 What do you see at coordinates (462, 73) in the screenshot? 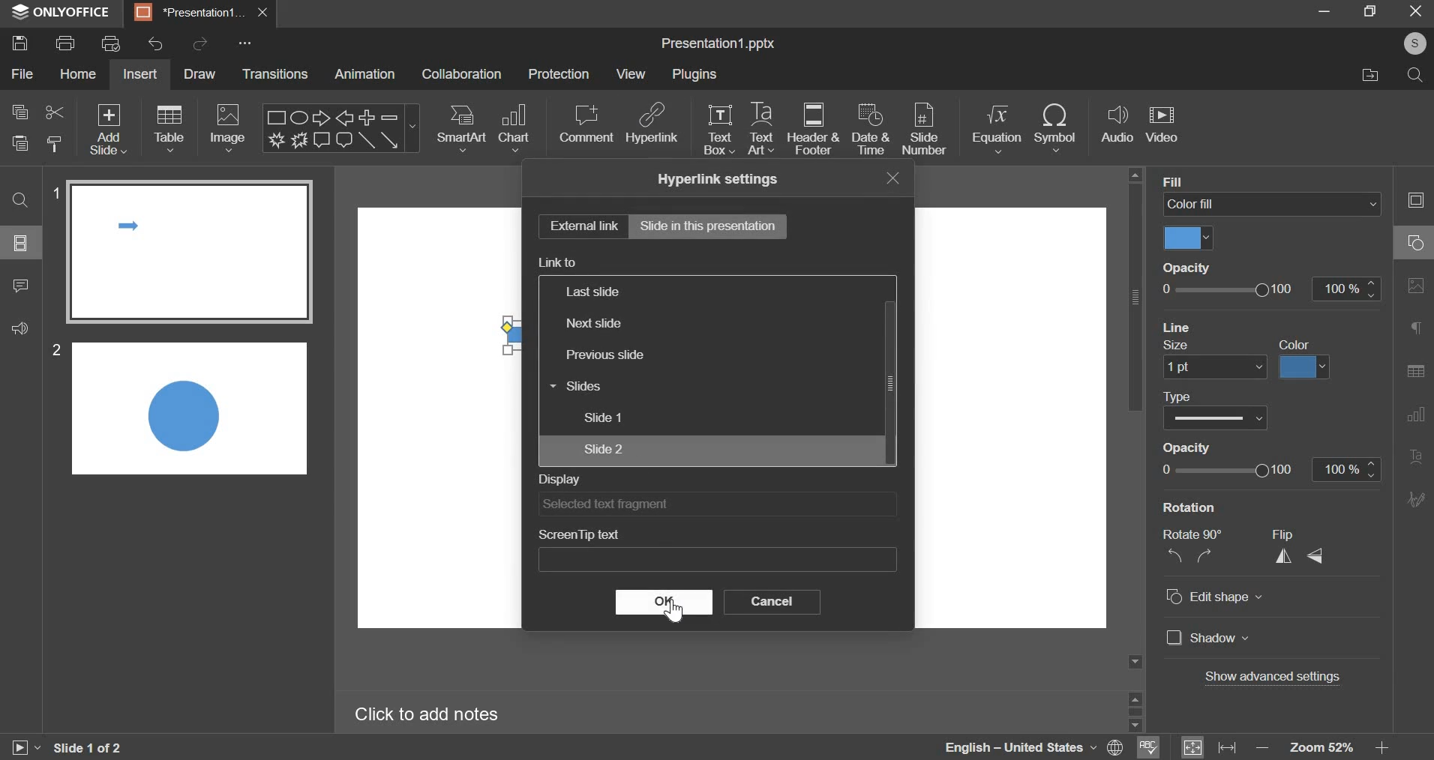
I see `collaboration` at bounding box center [462, 73].